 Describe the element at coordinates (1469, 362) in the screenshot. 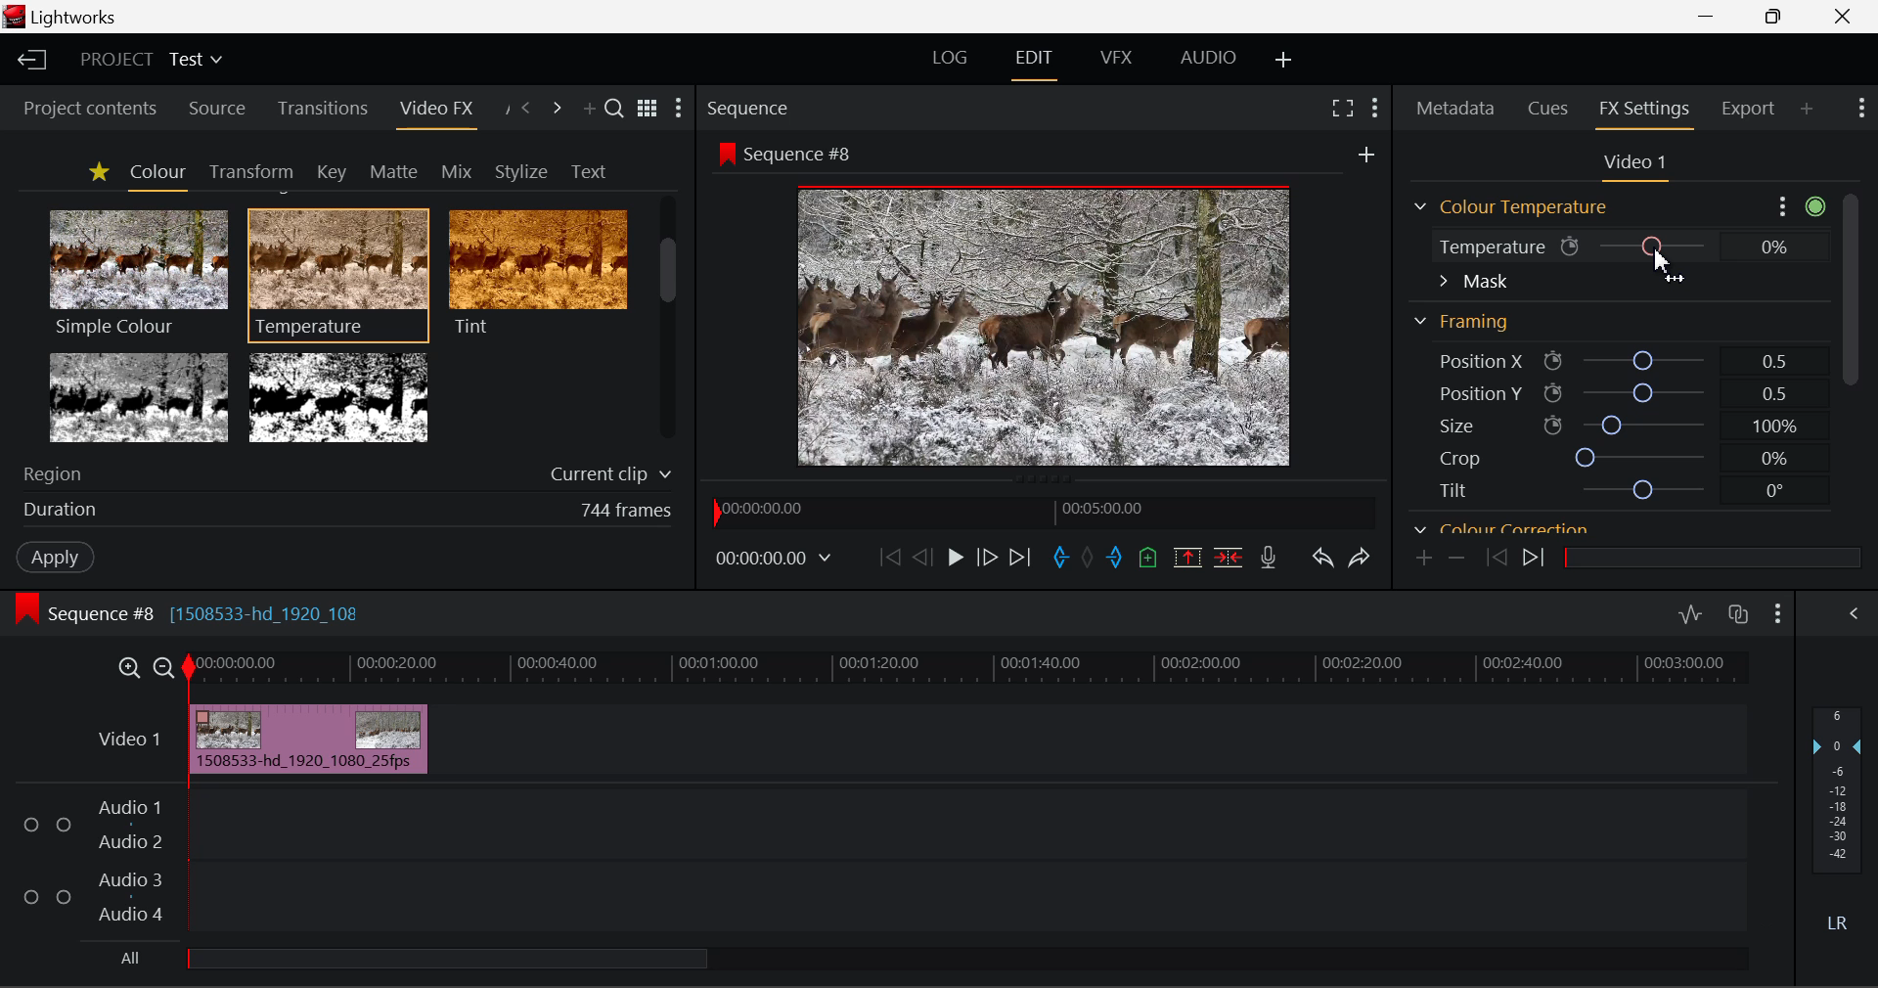

I see `Position X` at that location.